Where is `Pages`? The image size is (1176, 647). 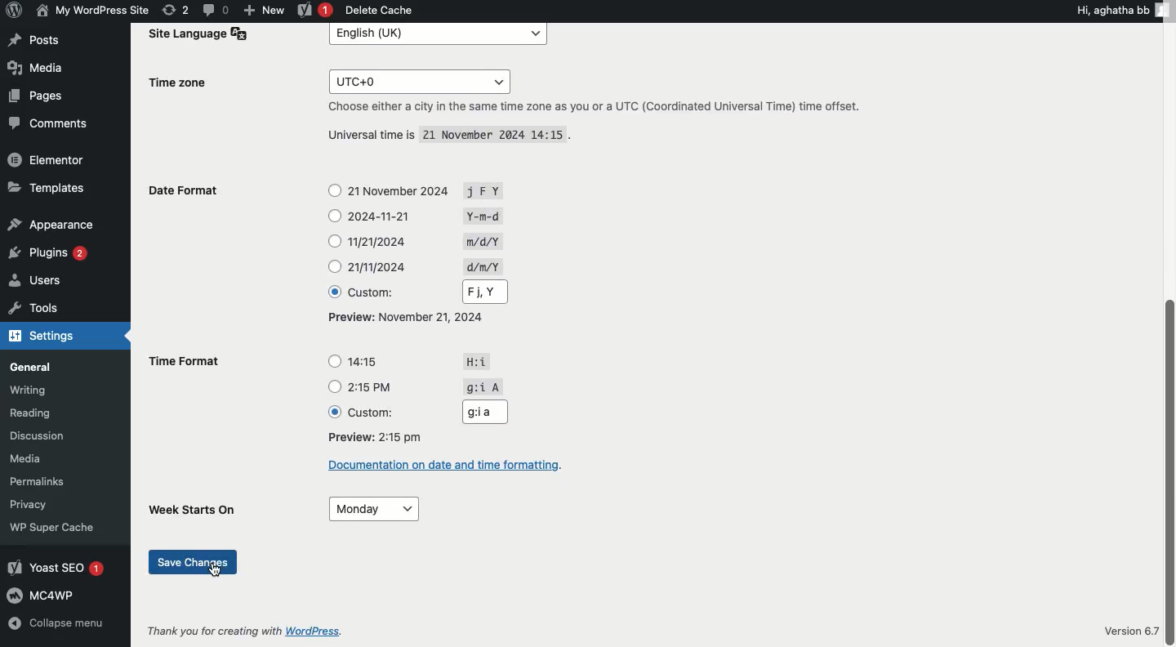 Pages is located at coordinates (37, 98).